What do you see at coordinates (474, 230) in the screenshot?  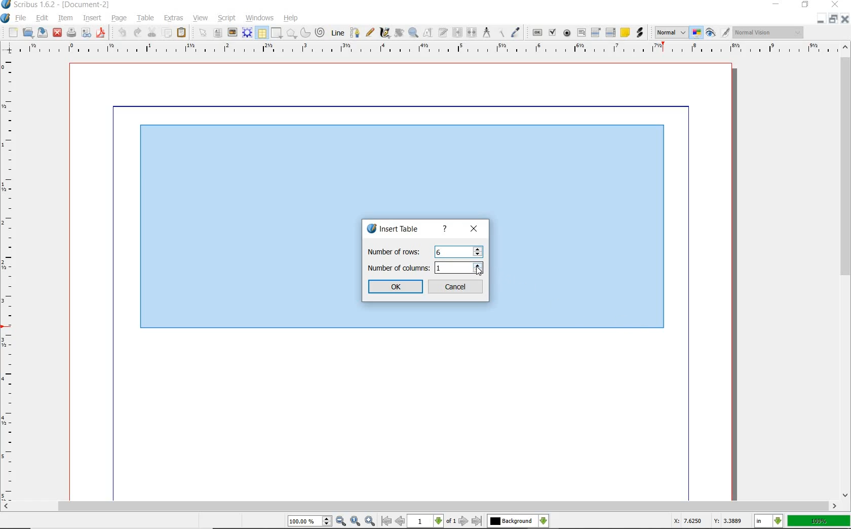 I see `close` at bounding box center [474, 230].